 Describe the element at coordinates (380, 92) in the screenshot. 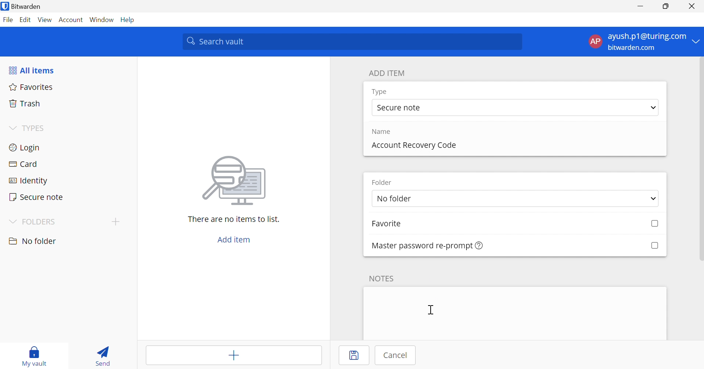

I see `Type` at that location.